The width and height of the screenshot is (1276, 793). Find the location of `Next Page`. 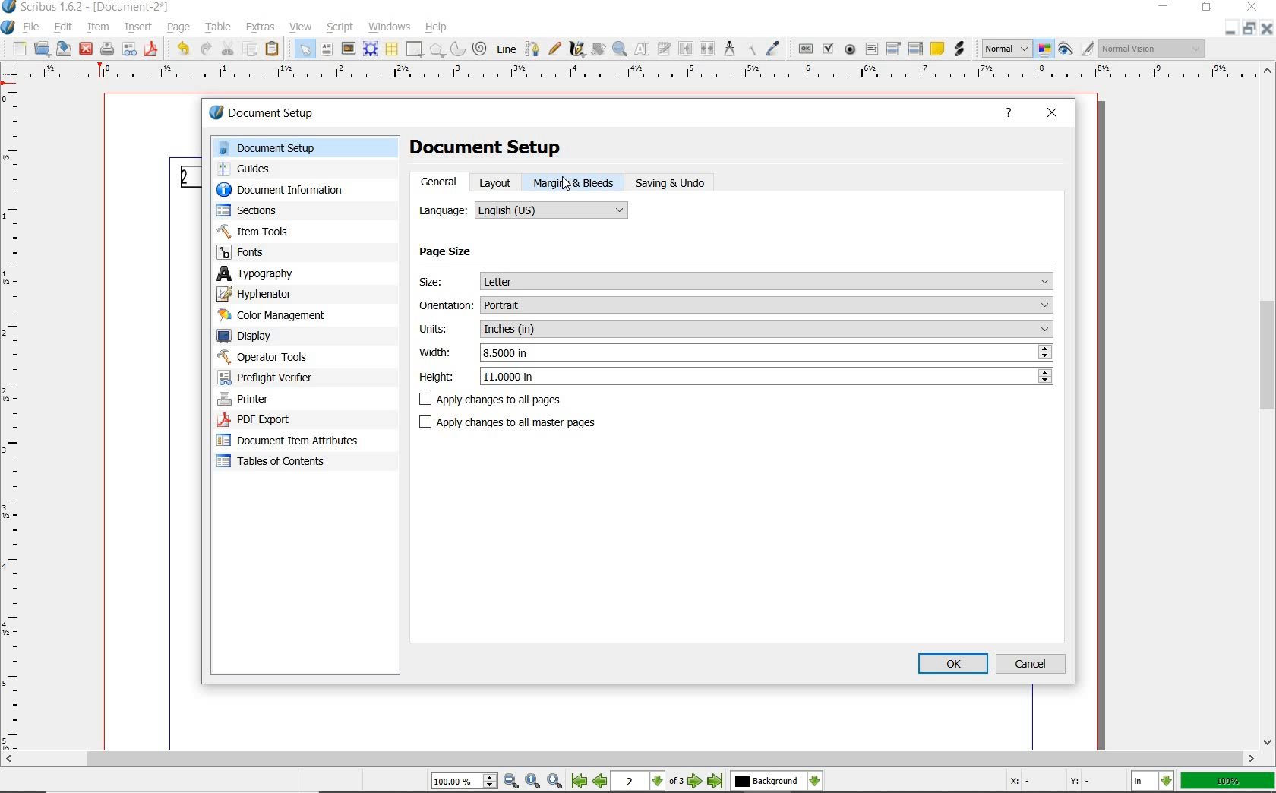

Next Page is located at coordinates (696, 782).